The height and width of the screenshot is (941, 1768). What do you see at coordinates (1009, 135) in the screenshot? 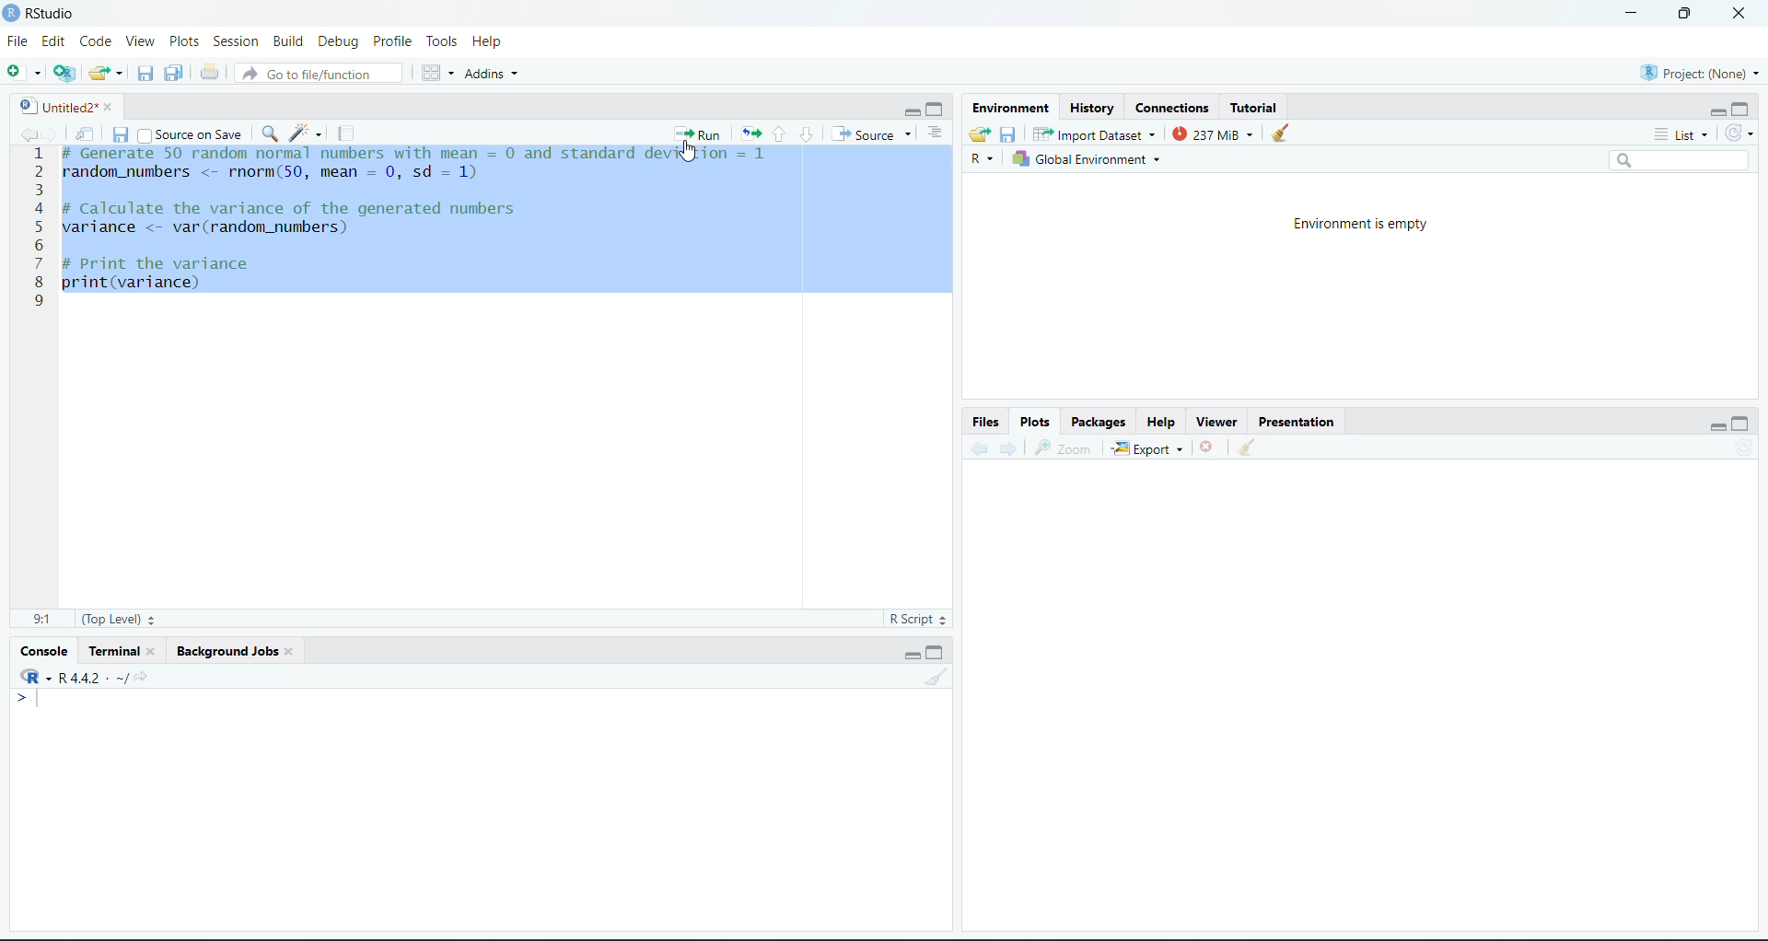
I see `save` at bounding box center [1009, 135].